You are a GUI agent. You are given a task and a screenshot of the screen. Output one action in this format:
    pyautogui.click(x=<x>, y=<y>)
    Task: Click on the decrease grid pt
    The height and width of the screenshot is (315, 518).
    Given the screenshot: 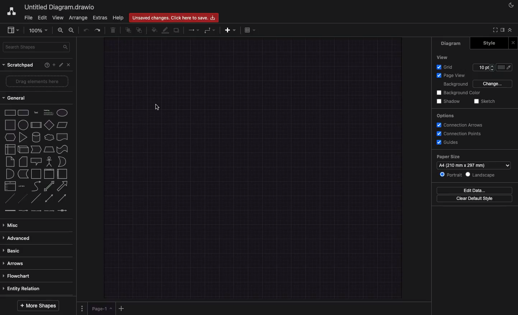 What is the action you would take?
    pyautogui.click(x=493, y=70)
    